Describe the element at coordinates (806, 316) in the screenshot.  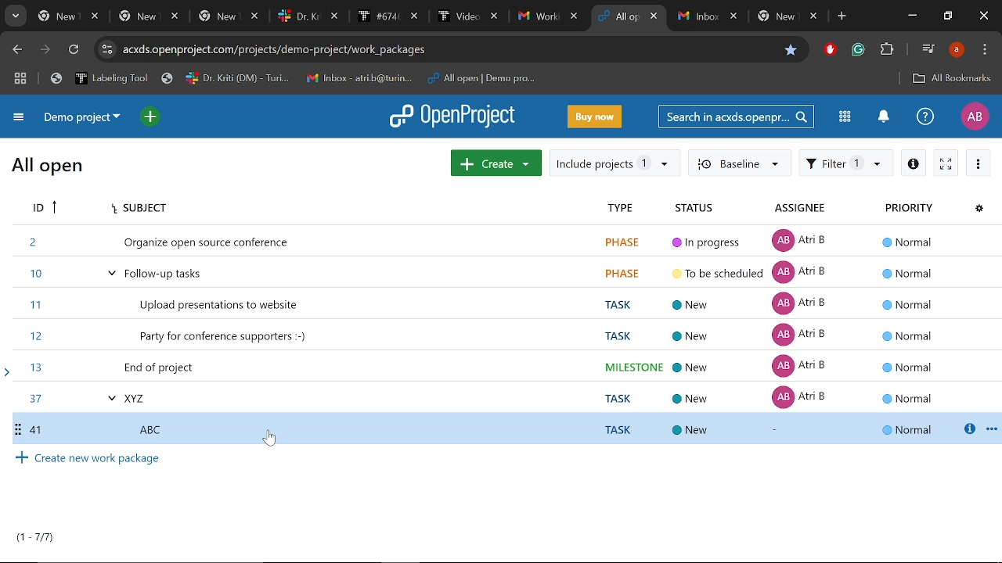
I see `assignee` at that location.